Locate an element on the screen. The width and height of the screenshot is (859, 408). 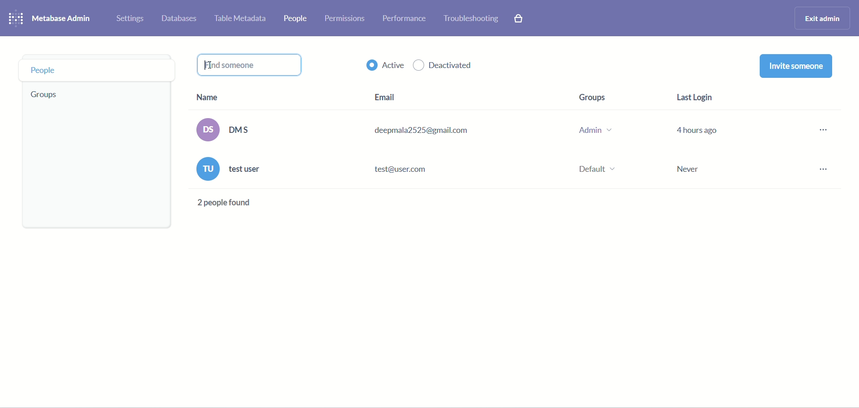
metabase admin is located at coordinates (63, 20).